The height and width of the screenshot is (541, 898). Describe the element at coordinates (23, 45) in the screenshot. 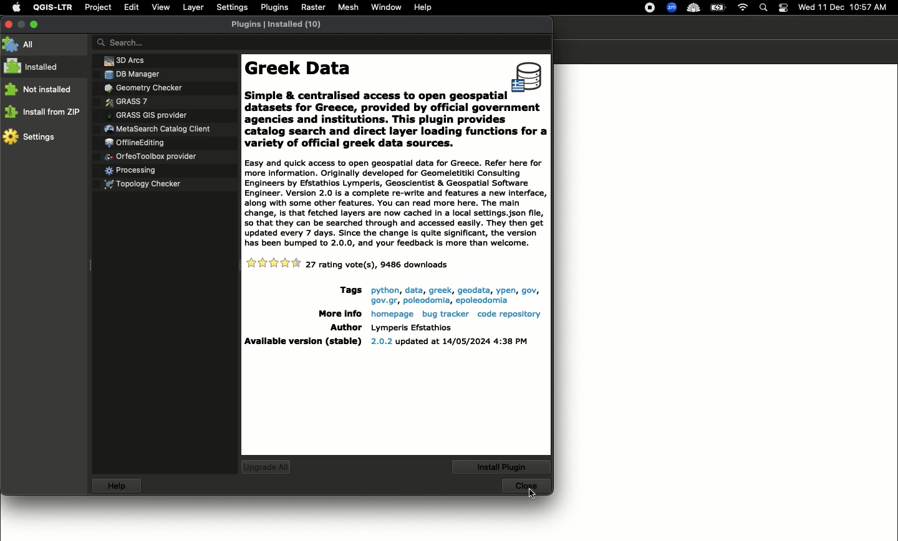

I see `All` at that location.